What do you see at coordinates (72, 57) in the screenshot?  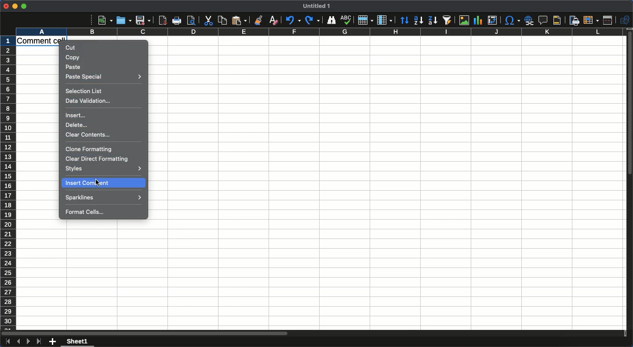 I see `Copy` at bounding box center [72, 57].